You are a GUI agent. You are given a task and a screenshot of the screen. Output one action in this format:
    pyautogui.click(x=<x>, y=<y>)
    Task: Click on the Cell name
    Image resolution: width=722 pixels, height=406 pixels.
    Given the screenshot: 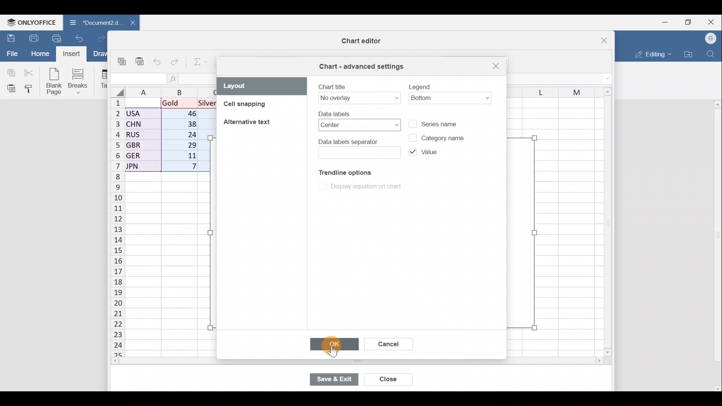 What is the action you would take?
    pyautogui.click(x=137, y=79)
    